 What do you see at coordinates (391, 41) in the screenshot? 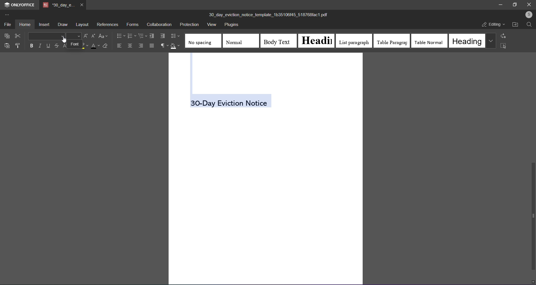
I see `table paragraph` at bounding box center [391, 41].